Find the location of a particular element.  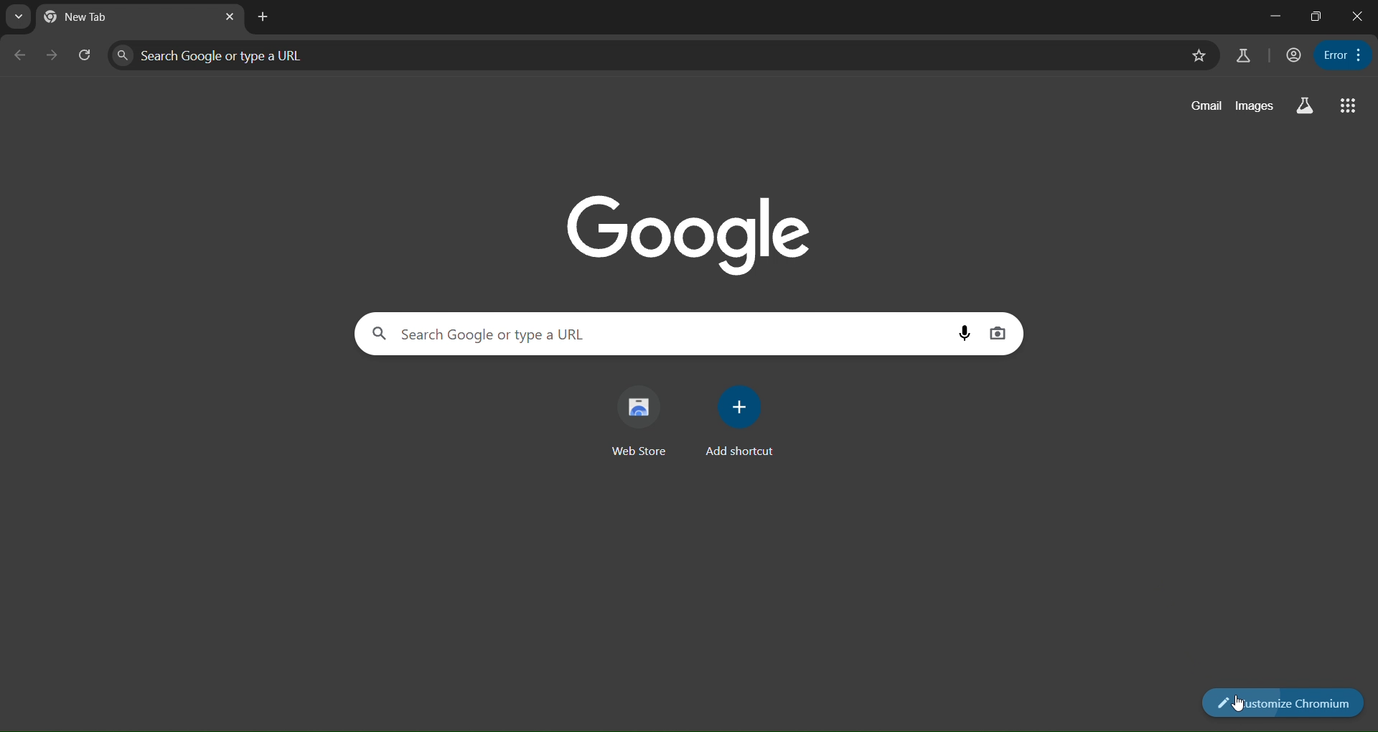

search labs is located at coordinates (1245, 54).